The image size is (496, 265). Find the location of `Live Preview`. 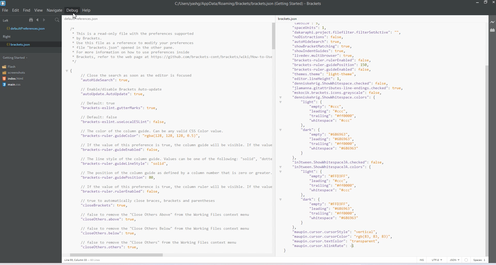

Live Preview is located at coordinates (493, 22).